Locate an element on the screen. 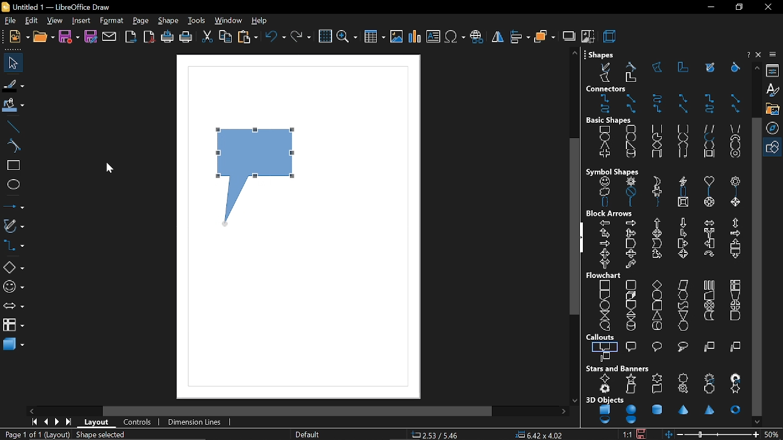 This screenshot has width=783, height=440. circular arrow is located at coordinates (708, 254).